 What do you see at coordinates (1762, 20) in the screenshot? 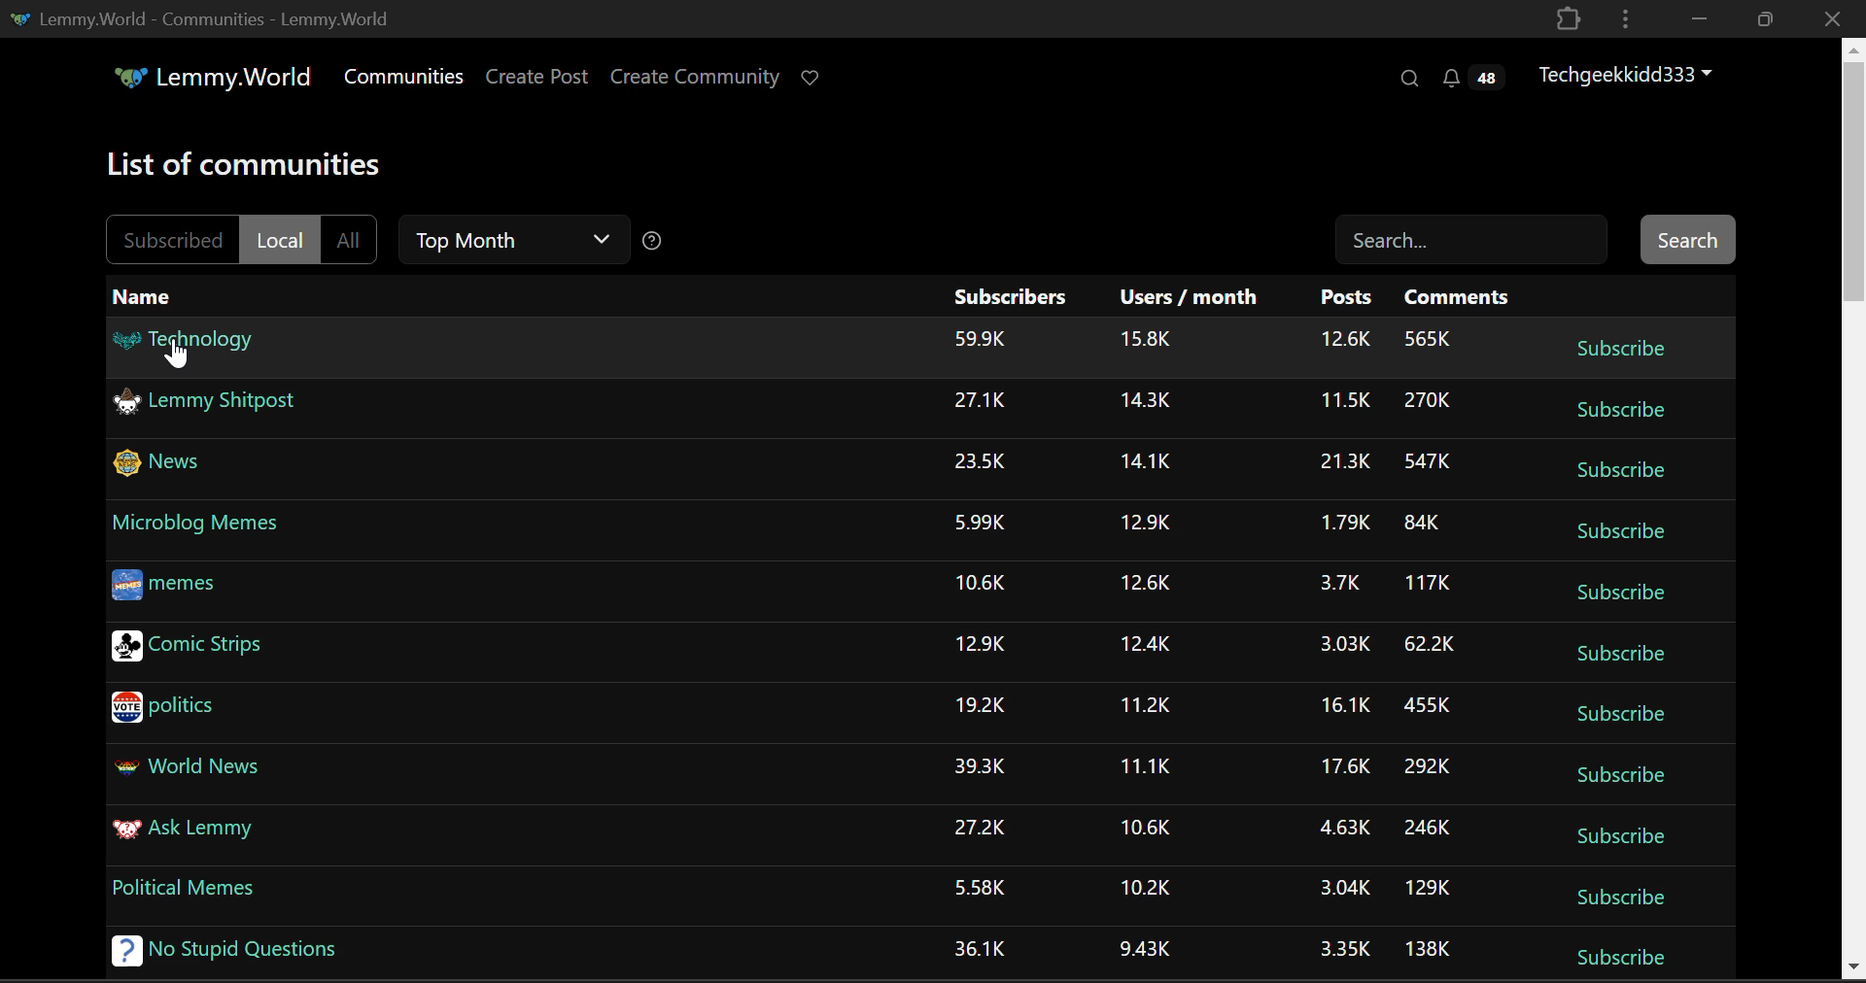
I see `Minimize Window` at bounding box center [1762, 20].